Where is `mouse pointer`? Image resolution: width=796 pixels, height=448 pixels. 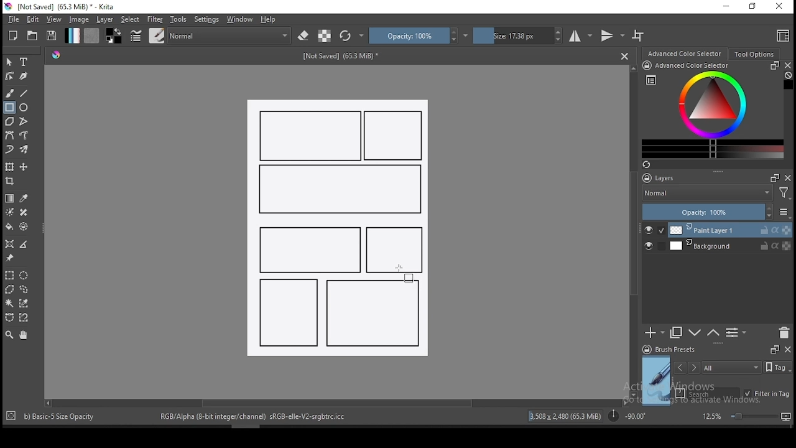 mouse pointer is located at coordinates (401, 269).